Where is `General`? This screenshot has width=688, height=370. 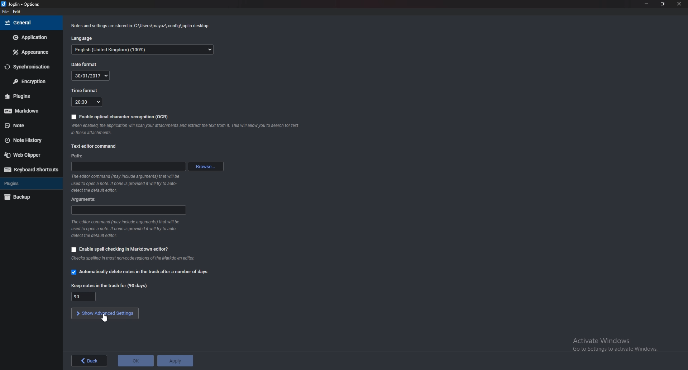 General is located at coordinates (30, 23).